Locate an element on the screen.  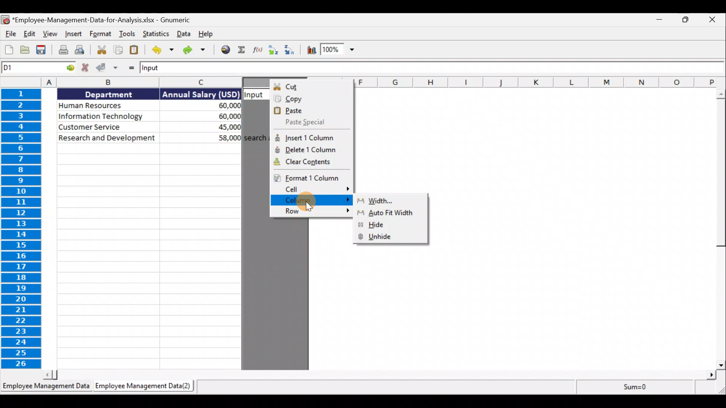
columns is located at coordinates (121, 82).